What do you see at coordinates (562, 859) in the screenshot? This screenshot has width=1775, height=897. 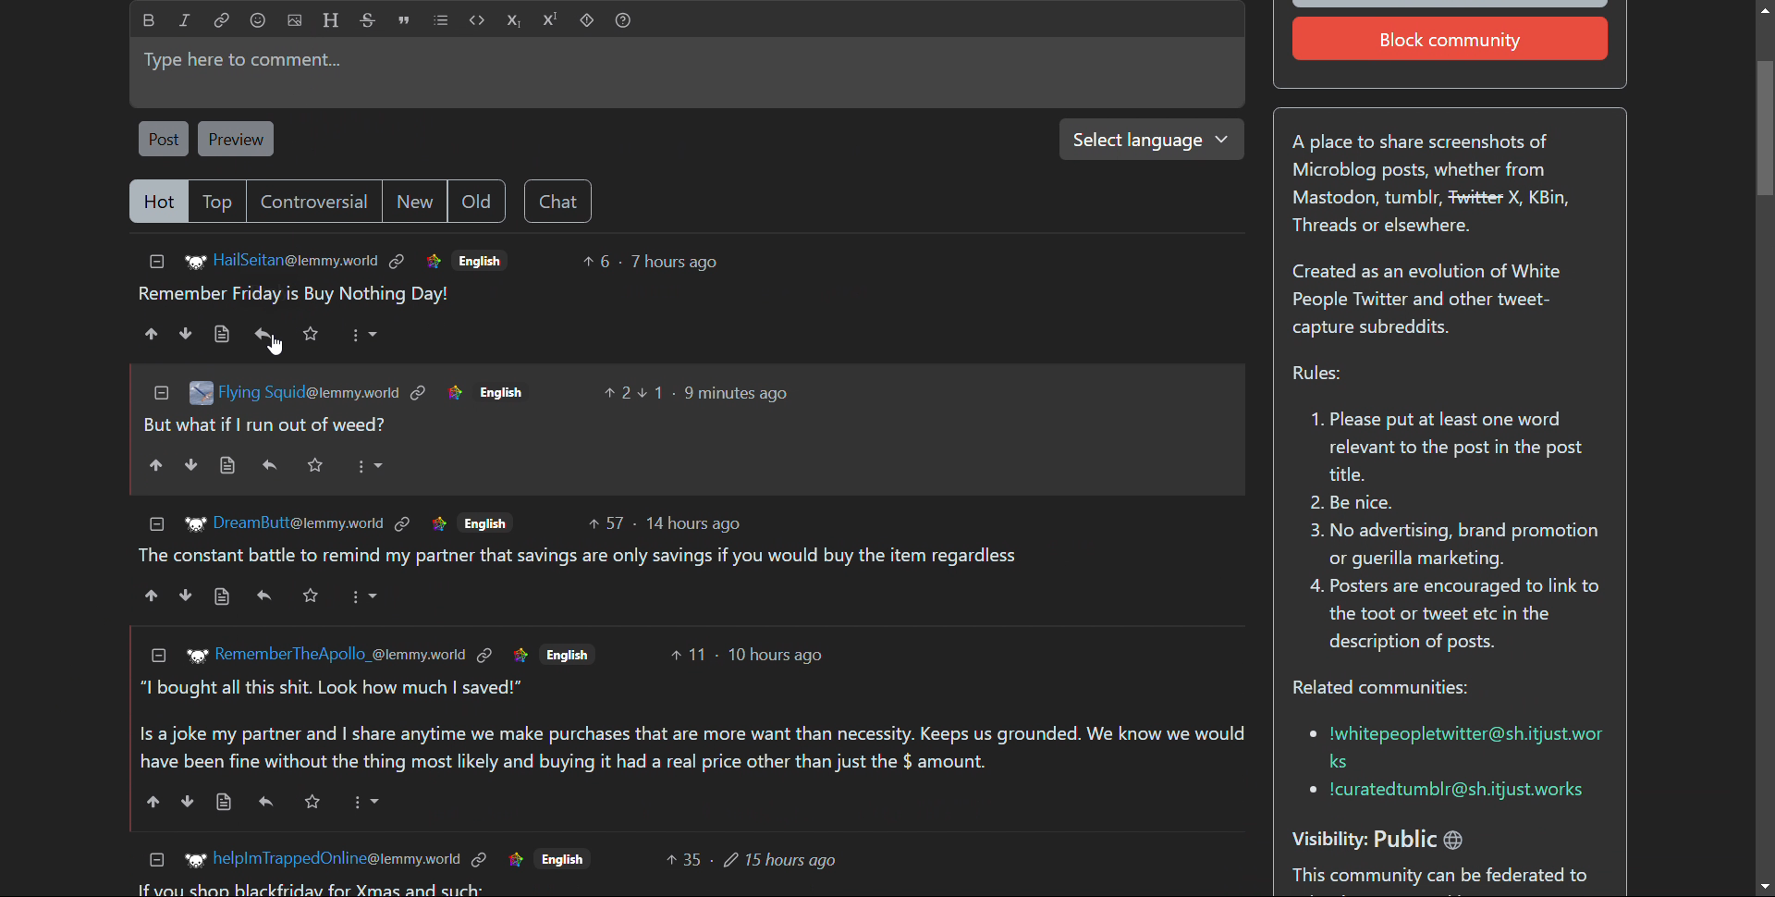 I see `language` at bounding box center [562, 859].